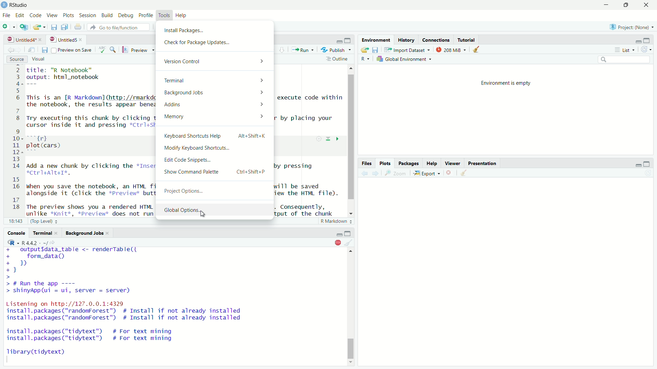 The image size is (657, 369). Describe the element at coordinates (15, 221) in the screenshot. I see `18:143` at that location.